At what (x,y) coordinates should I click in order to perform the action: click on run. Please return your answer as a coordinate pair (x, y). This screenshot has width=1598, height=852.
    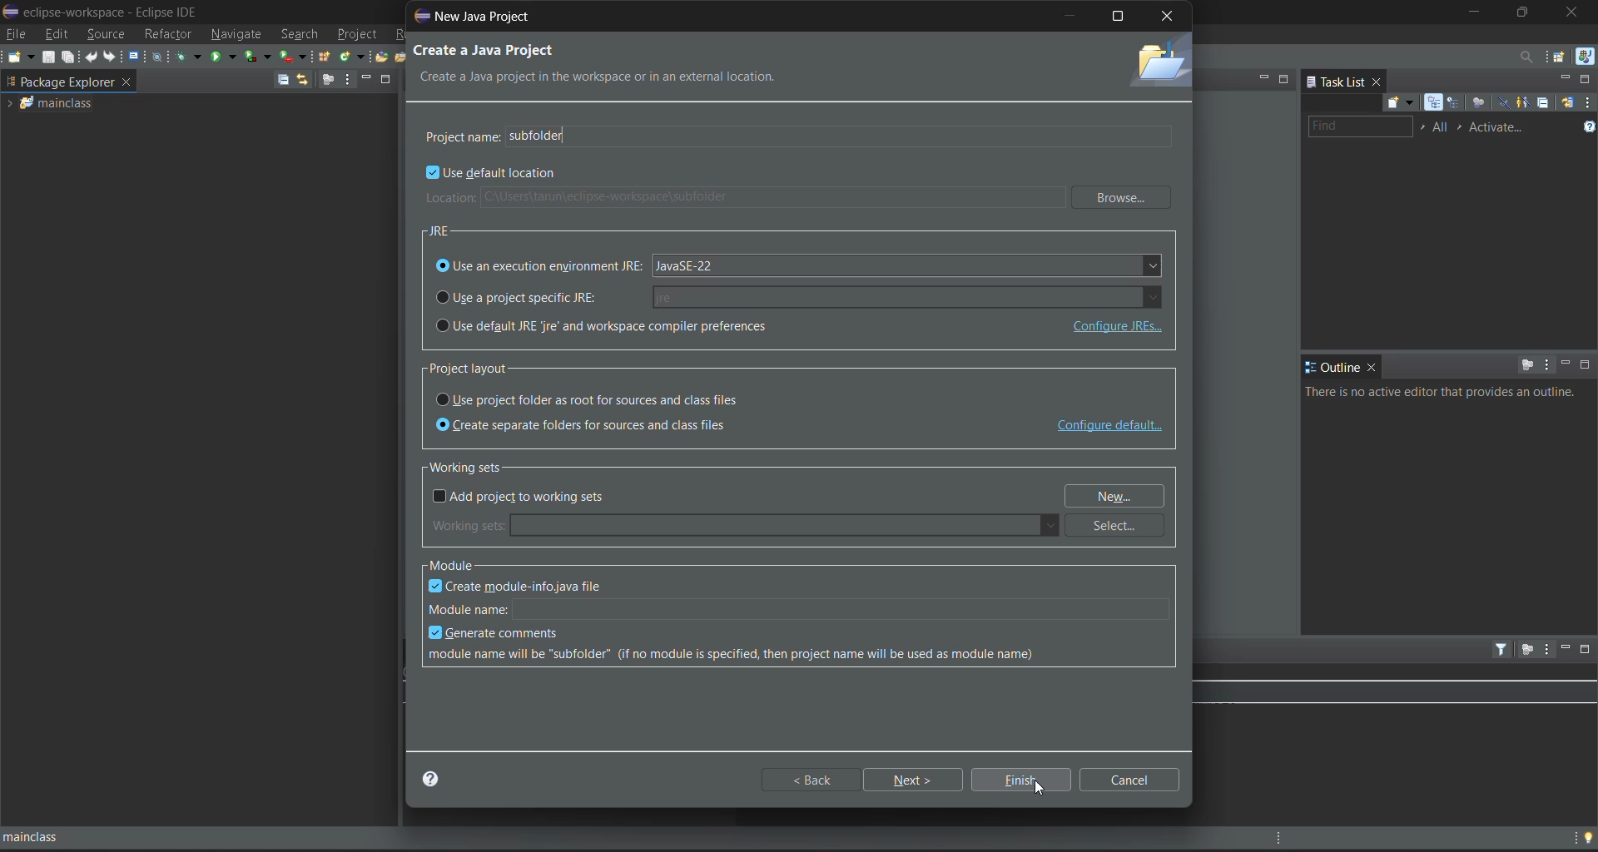
    Looking at the image, I should click on (224, 57).